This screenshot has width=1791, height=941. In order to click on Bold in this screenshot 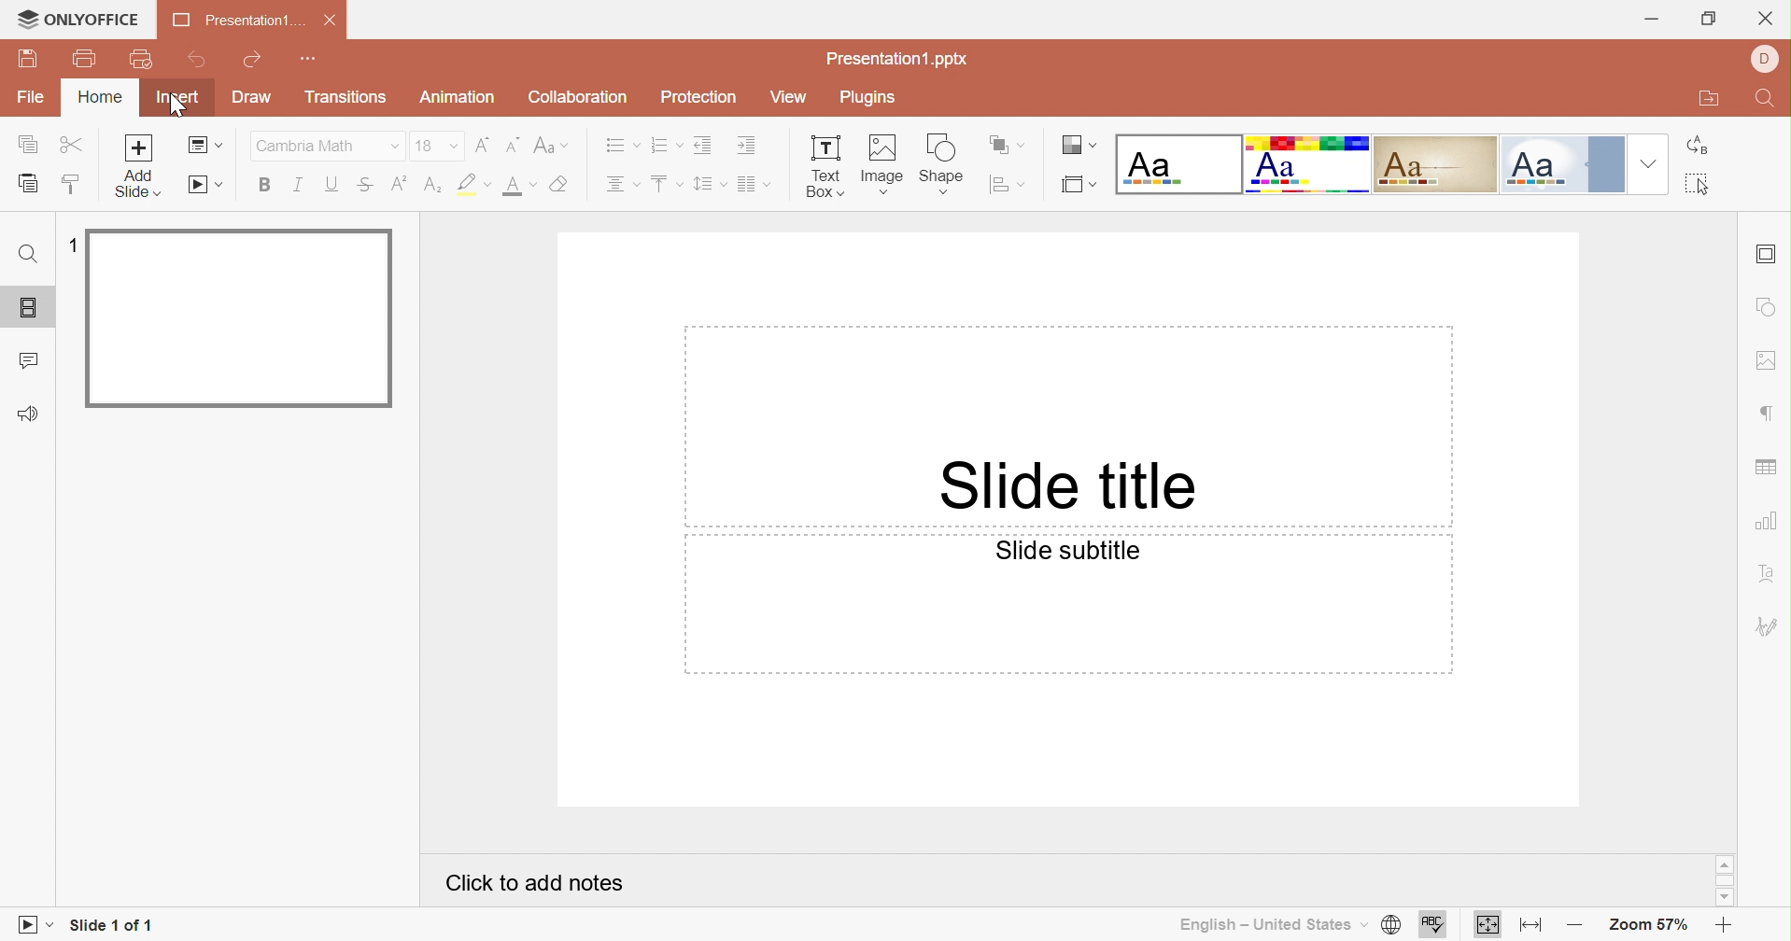, I will do `click(263, 186)`.